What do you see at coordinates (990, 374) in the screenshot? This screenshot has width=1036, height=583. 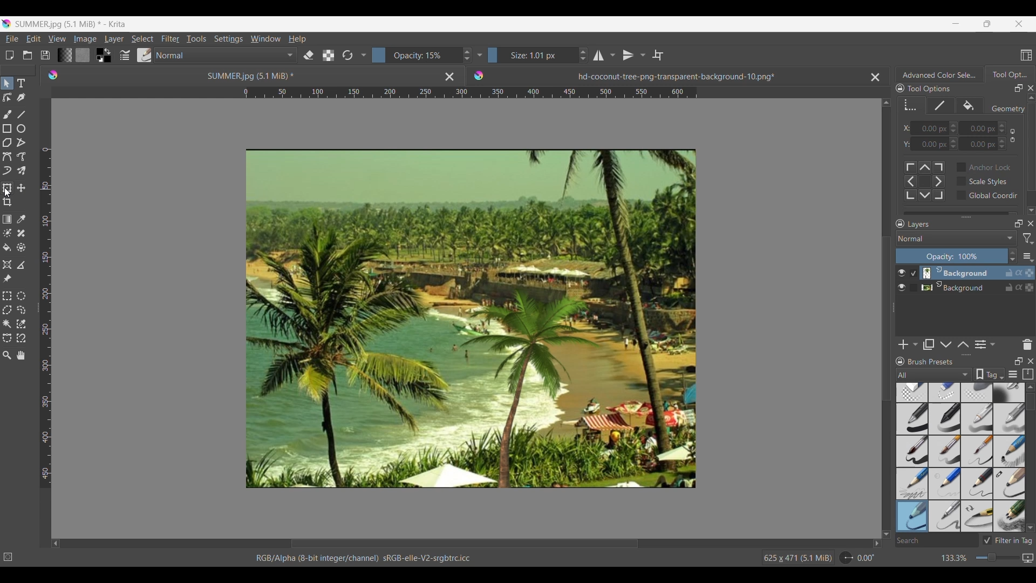 I see `Show the tag box options` at bounding box center [990, 374].